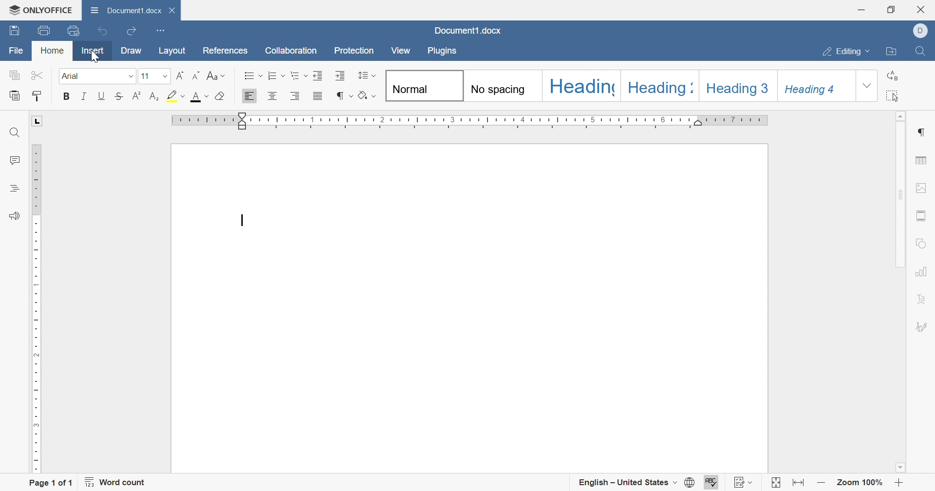  What do you see at coordinates (115, 482) in the screenshot?
I see `Word count` at bounding box center [115, 482].